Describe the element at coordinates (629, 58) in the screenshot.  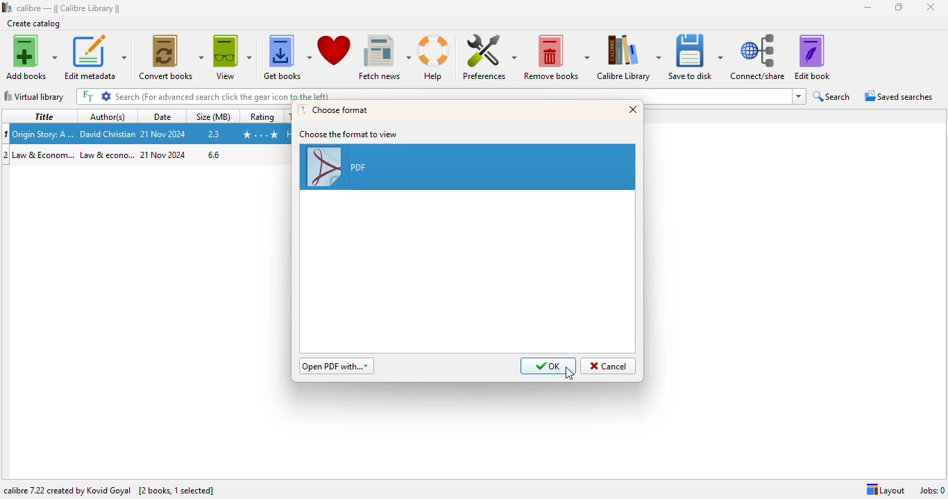
I see `calibre library` at that location.